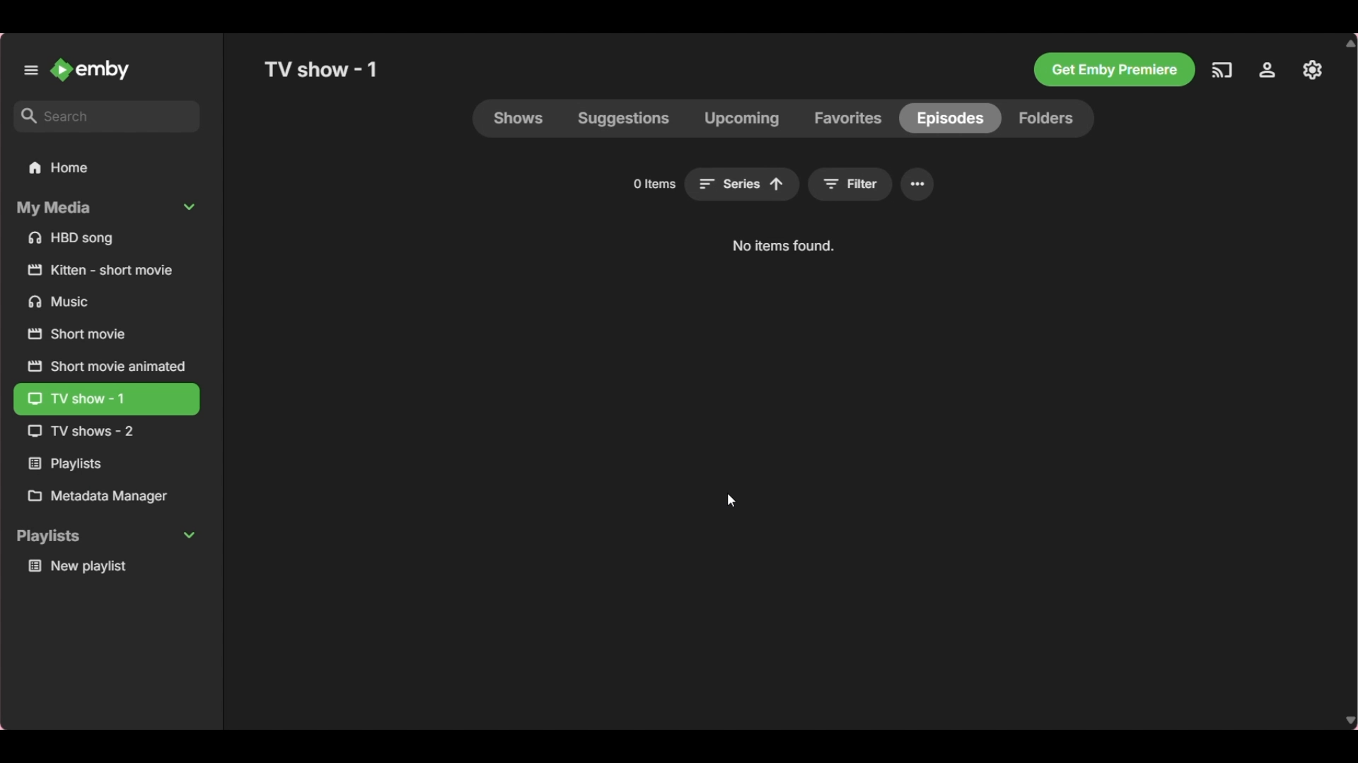 The width and height of the screenshot is (1358, 763). I want to click on Favorites, so click(848, 118).